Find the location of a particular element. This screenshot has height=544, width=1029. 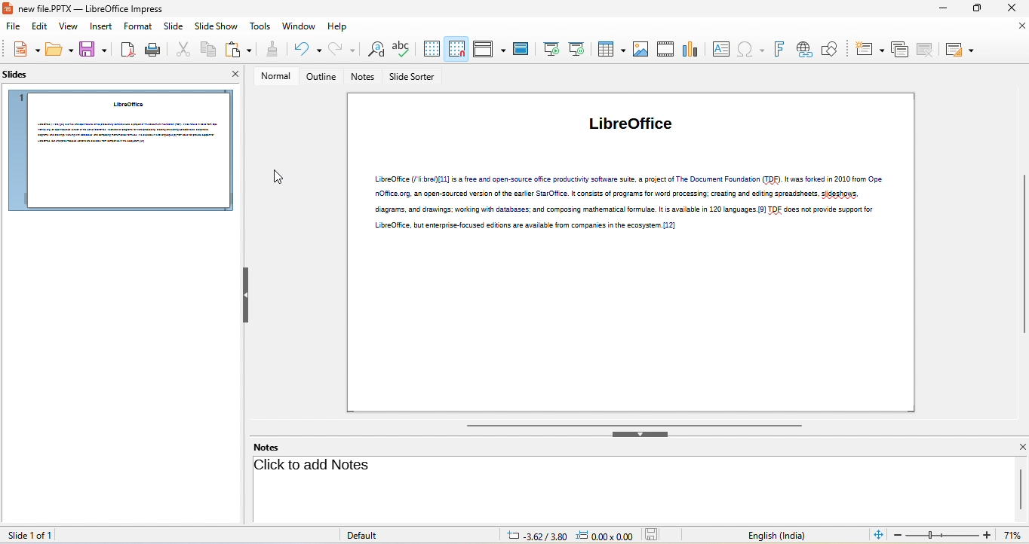

start from first slide is located at coordinates (550, 50).